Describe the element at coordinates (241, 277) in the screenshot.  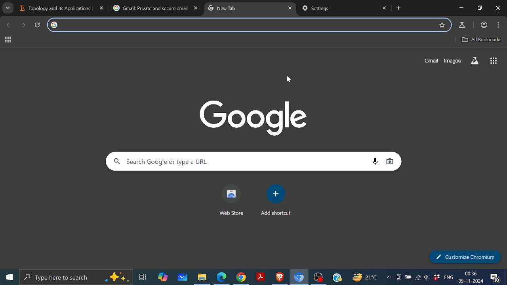
I see `google chrome` at that location.